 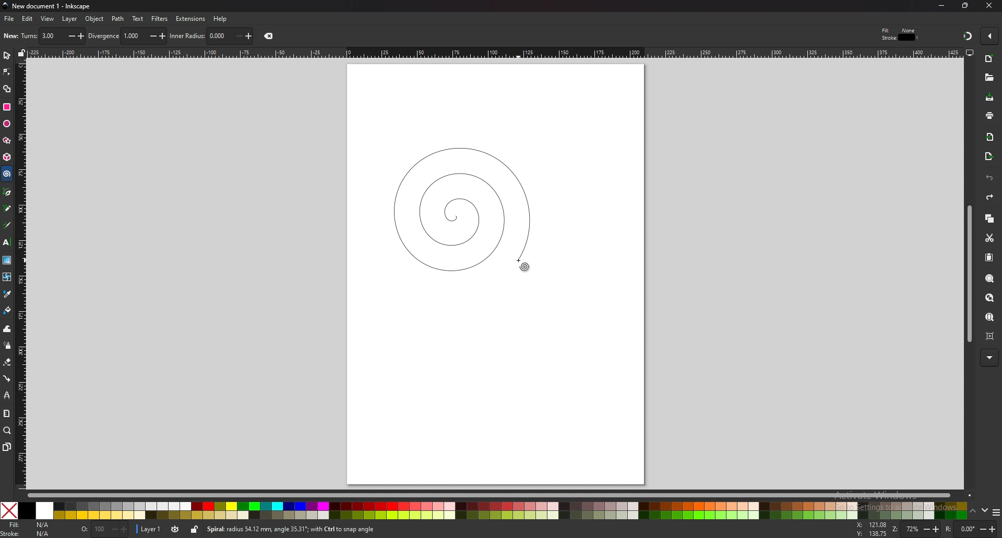 I want to click on measure, so click(x=7, y=413).